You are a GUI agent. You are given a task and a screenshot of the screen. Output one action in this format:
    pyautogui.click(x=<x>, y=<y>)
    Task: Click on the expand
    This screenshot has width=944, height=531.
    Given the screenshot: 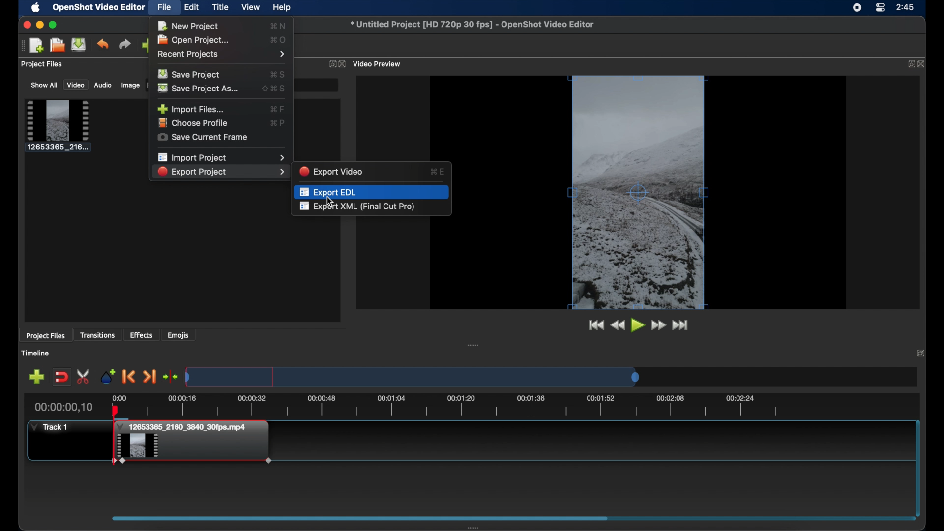 What is the action you would take?
    pyautogui.click(x=330, y=63)
    